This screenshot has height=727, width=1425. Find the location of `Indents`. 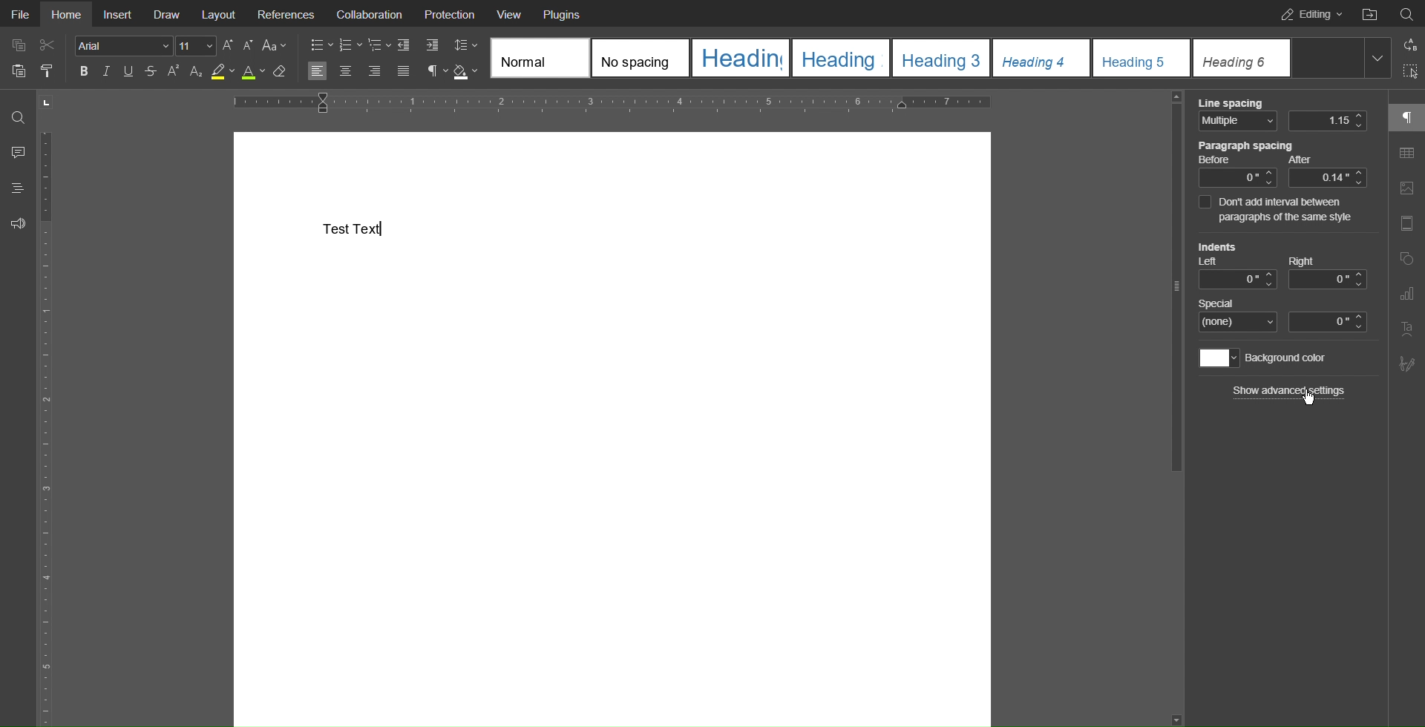

Indents is located at coordinates (1280, 265).